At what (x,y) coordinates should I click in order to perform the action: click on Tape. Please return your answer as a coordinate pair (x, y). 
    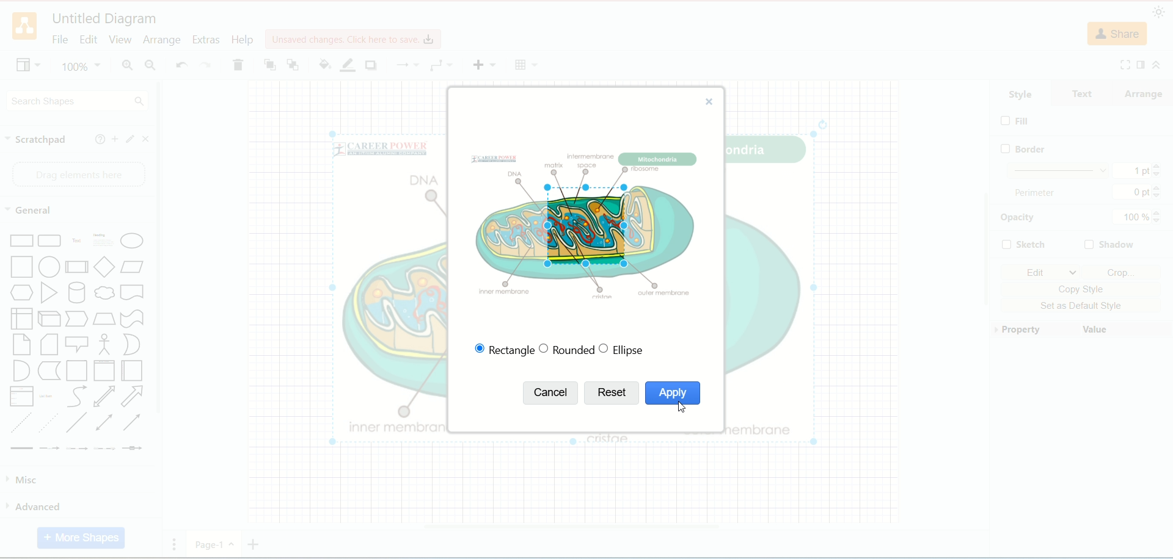
    Looking at the image, I should click on (132, 320).